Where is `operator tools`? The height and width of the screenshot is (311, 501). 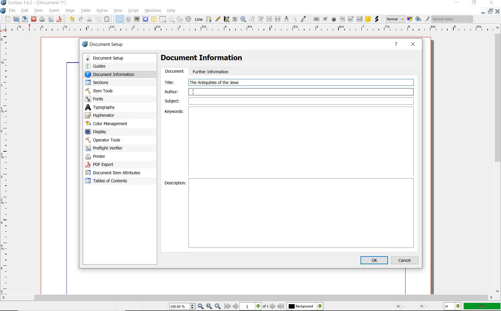 operator tools is located at coordinates (111, 140).